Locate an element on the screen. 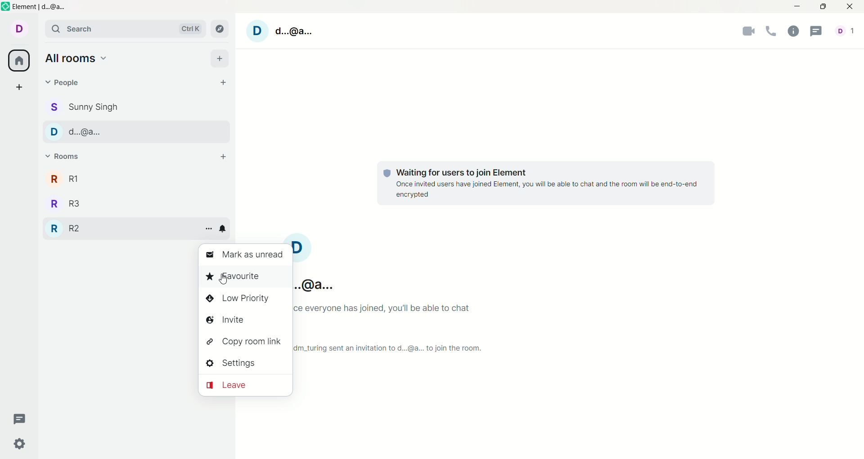 This screenshot has width=864, height=459. Element | d...@a... is located at coordinates (40, 7).